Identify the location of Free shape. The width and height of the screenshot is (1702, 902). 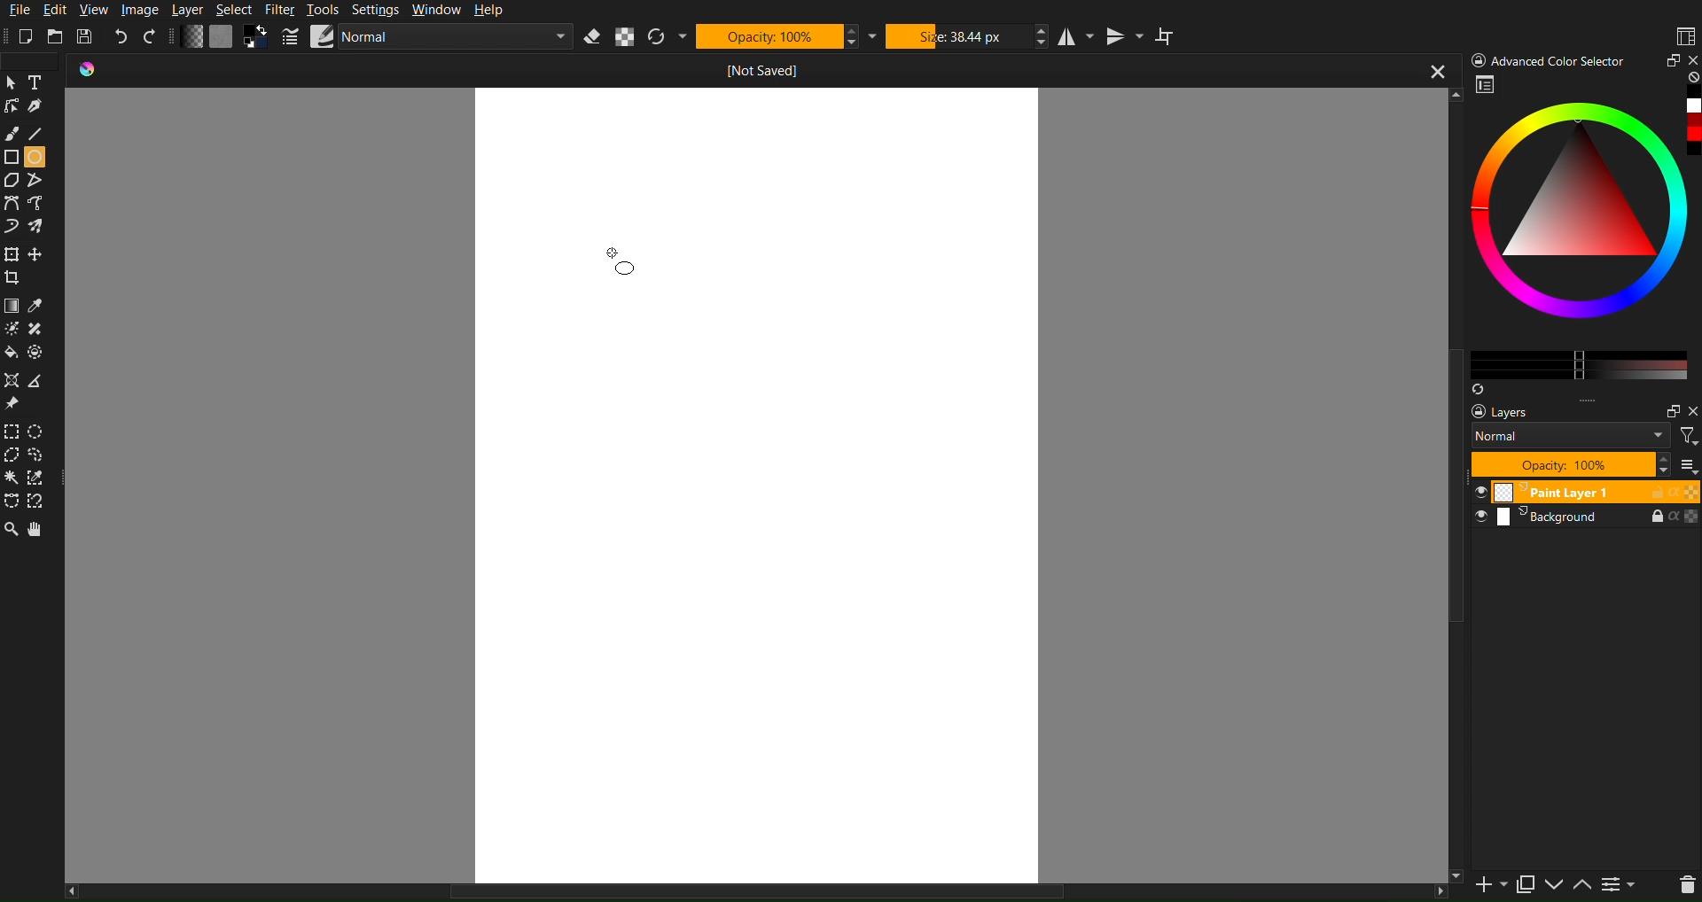
(12, 502).